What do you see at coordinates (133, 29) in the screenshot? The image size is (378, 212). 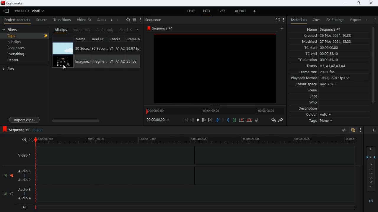 I see `left` at bounding box center [133, 29].